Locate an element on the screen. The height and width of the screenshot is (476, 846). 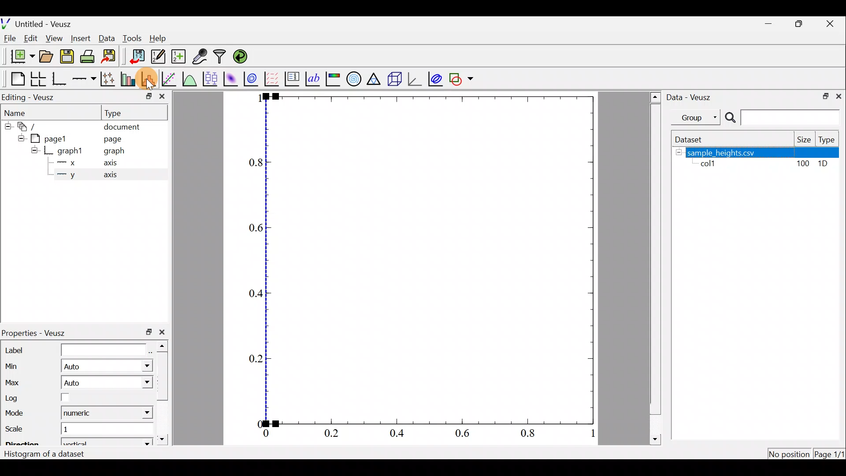
[No position is located at coordinates (790, 453).